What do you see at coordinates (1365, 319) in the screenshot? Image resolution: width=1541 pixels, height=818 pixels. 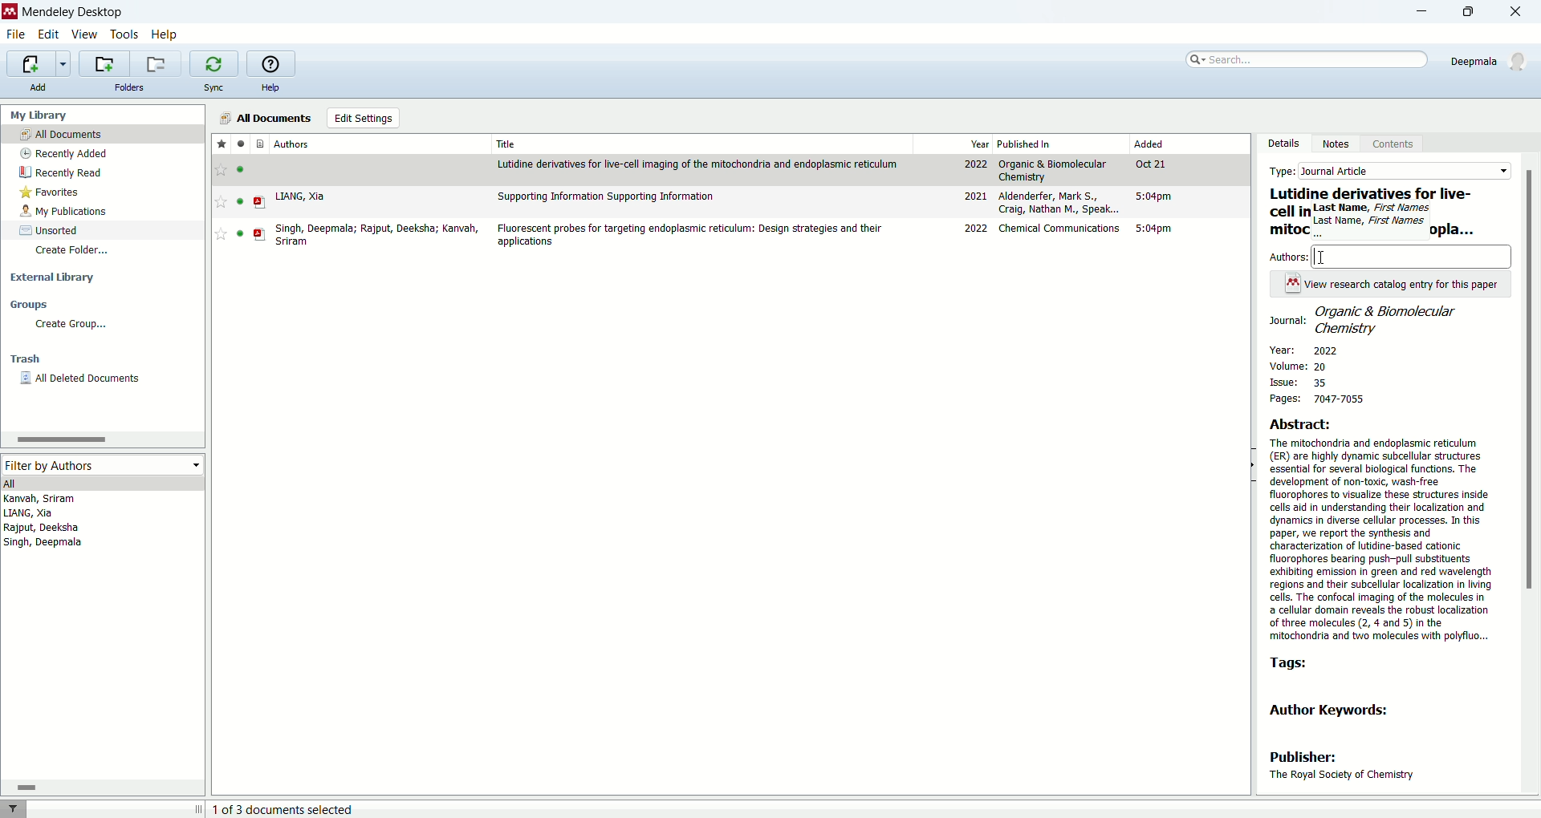 I see `. Organic & Biomolecular
Journal: Cy mitry` at bounding box center [1365, 319].